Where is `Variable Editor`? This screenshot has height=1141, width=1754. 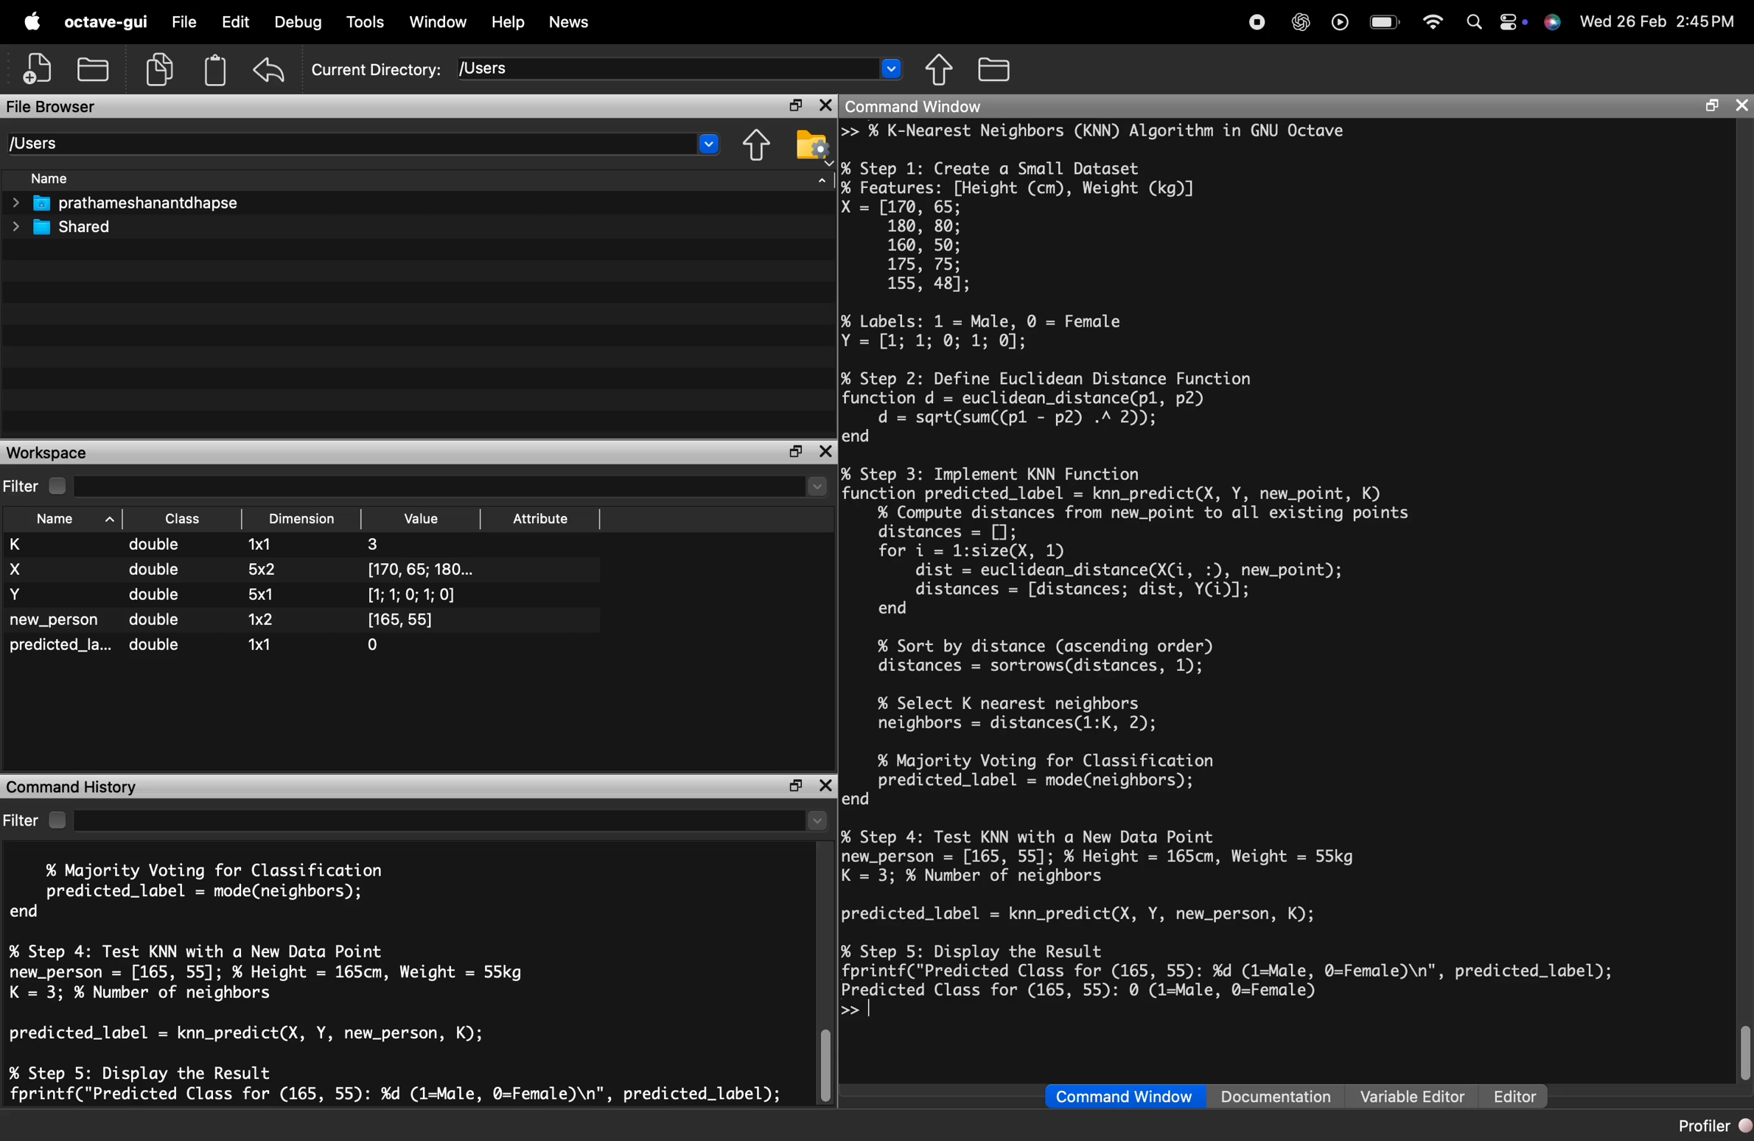 Variable Editor is located at coordinates (1405, 1089).